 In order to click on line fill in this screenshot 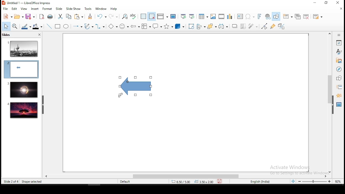, I will do `click(26, 27)`.